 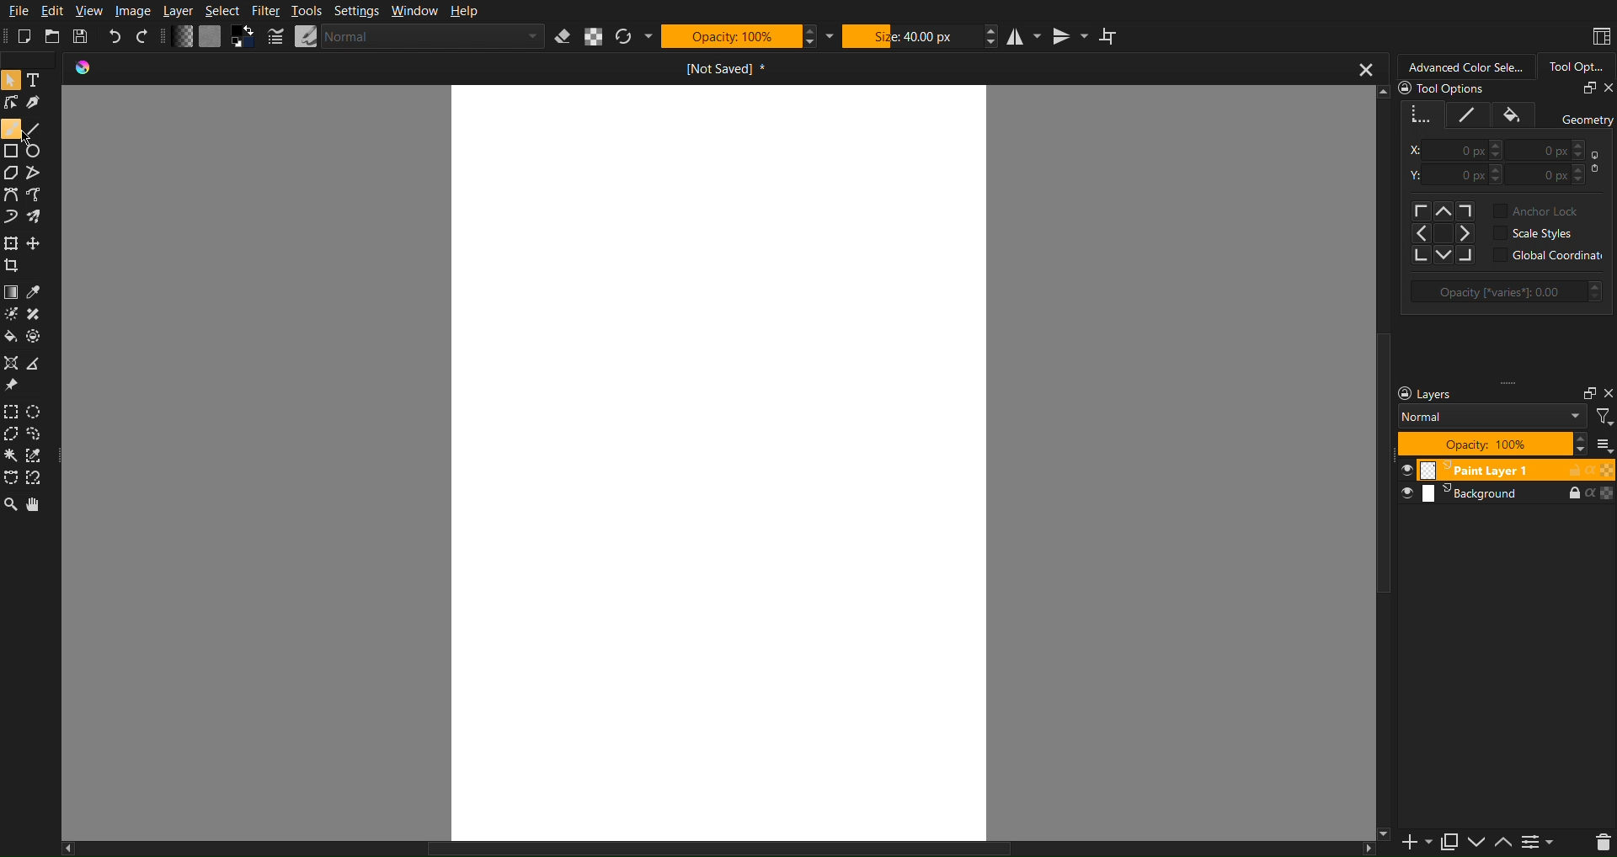 What do you see at coordinates (37, 413) in the screenshot?
I see `Ellipse Marquee Tool` at bounding box center [37, 413].